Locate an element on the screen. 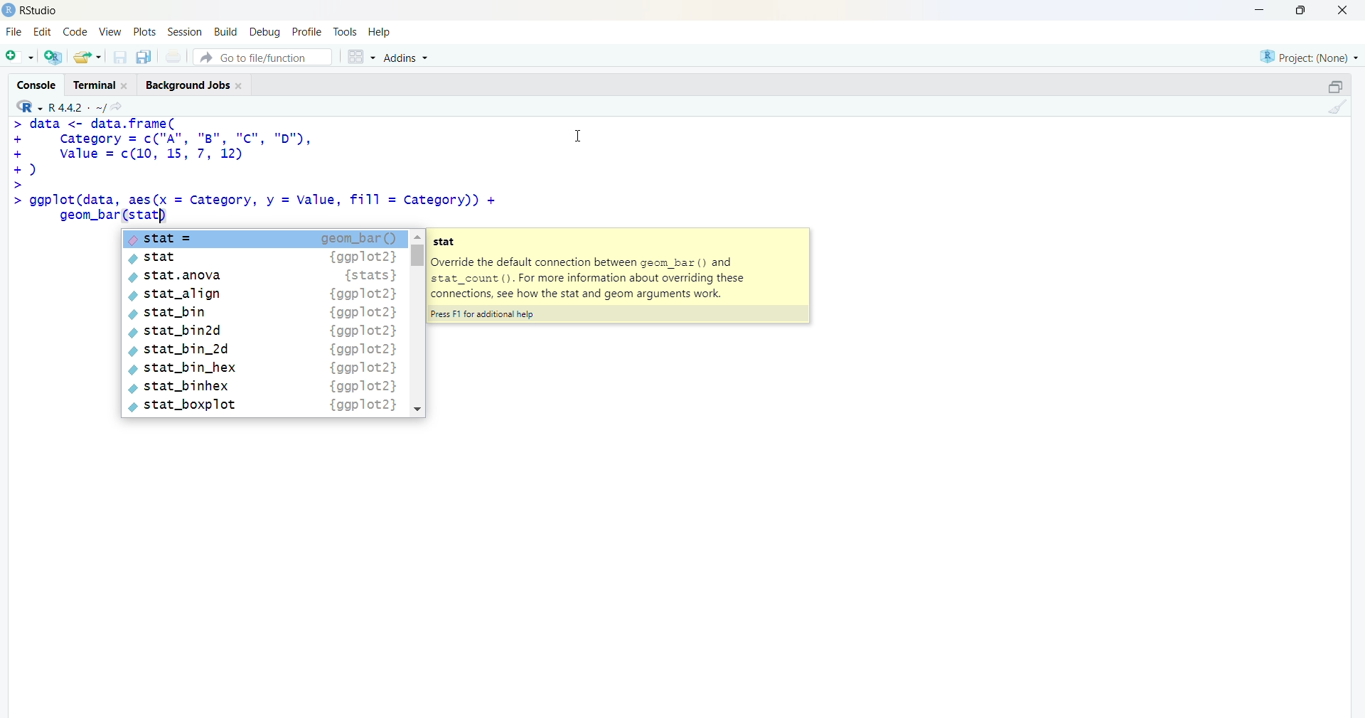 Image resolution: width=1365 pixels, height=718 pixels. selected project - none is located at coordinates (1311, 56).